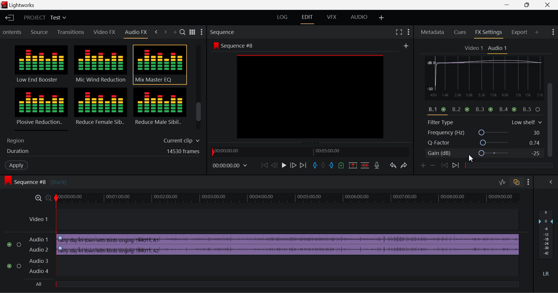  What do you see at coordinates (509, 5) in the screenshot?
I see `Restore Down` at bounding box center [509, 5].